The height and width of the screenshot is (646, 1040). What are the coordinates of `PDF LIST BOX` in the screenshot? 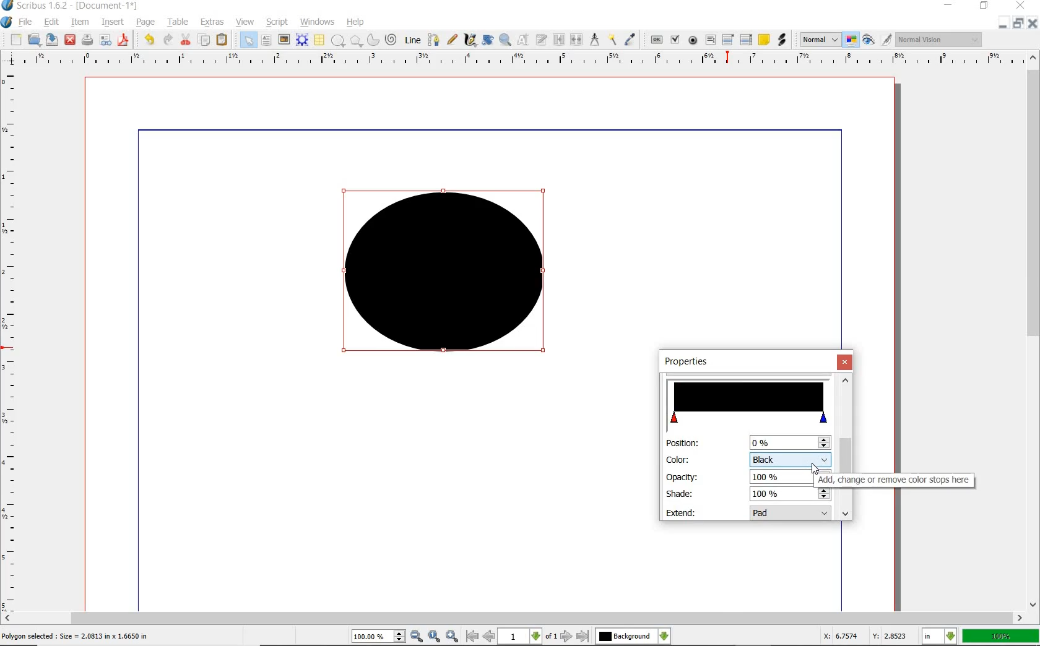 It's located at (747, 40).